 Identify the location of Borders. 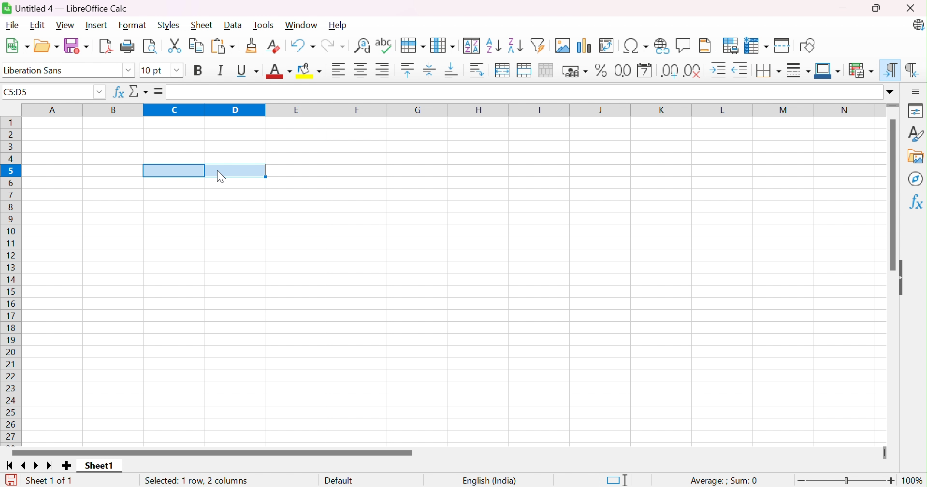
(769, 70).